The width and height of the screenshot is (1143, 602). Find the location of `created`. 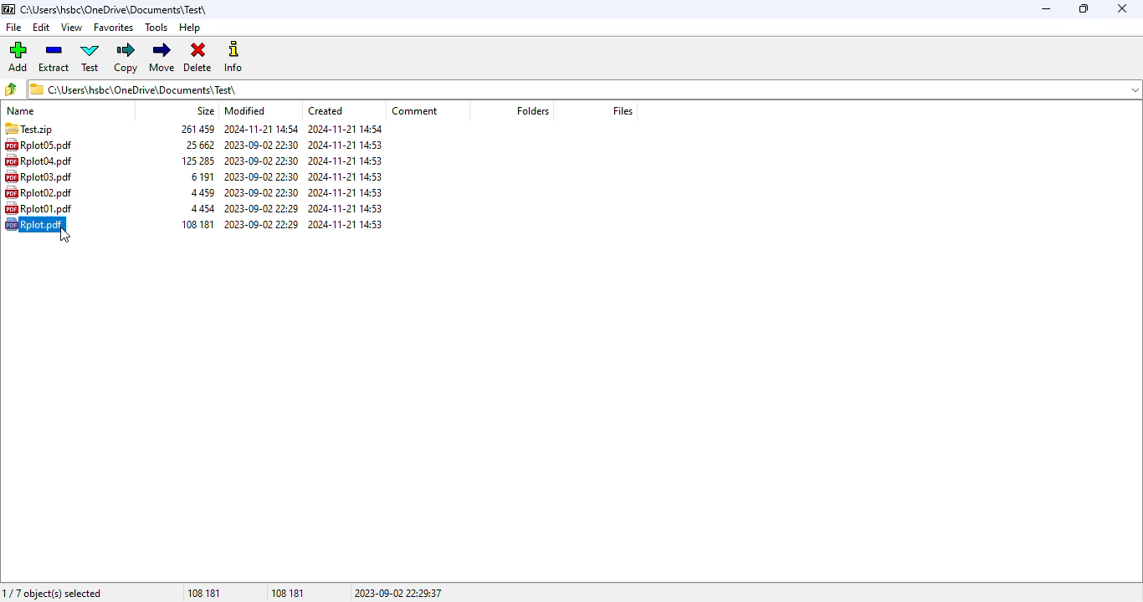

created is located at coordinates (328, 110).